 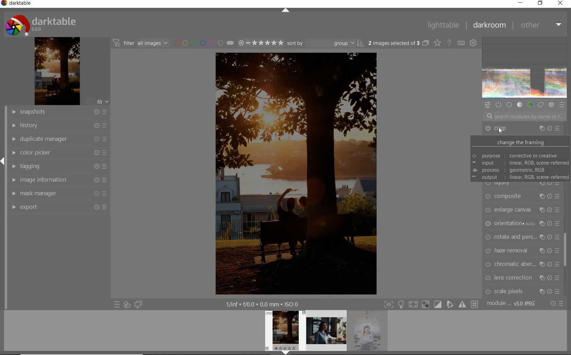 I want to click on module order, so click(x=511, y=304).